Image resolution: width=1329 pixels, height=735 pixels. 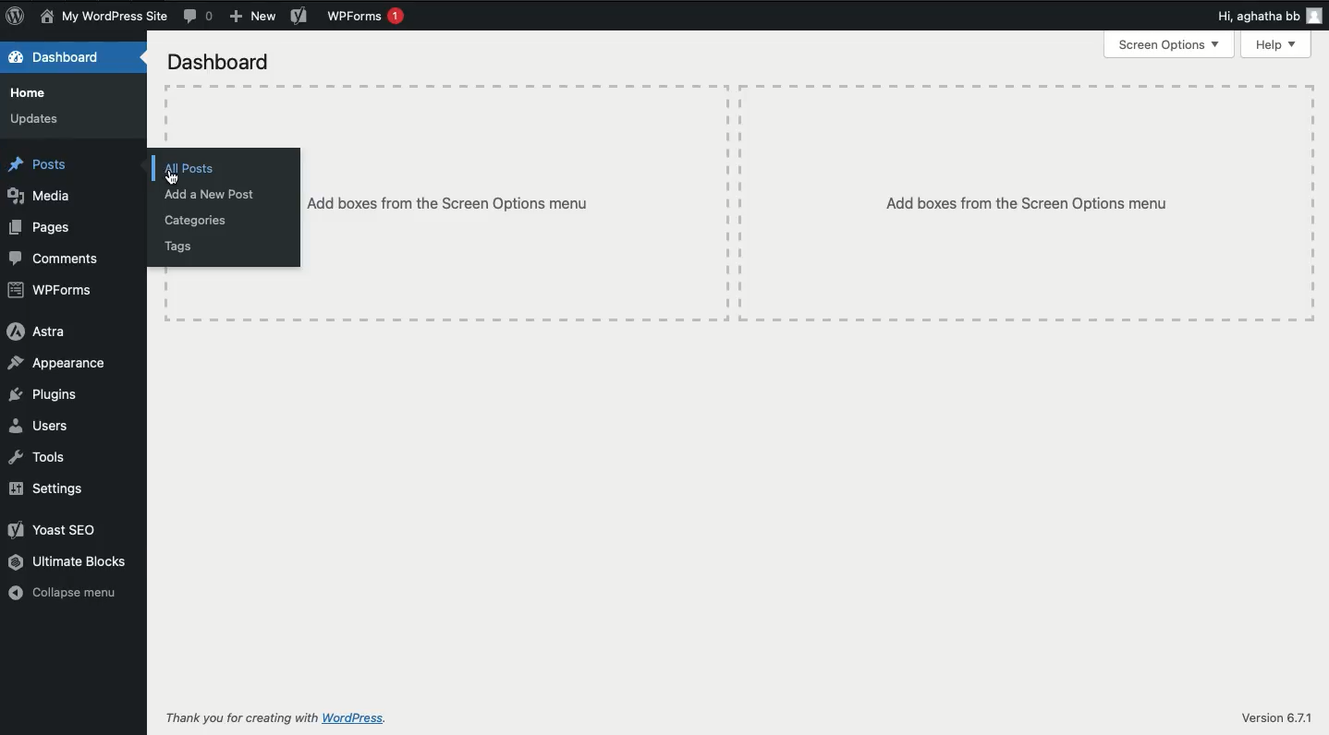 What do you see at coordinates (1275, 45) in the screenshot?
I see `Help` at bounding box center [1275, 45].